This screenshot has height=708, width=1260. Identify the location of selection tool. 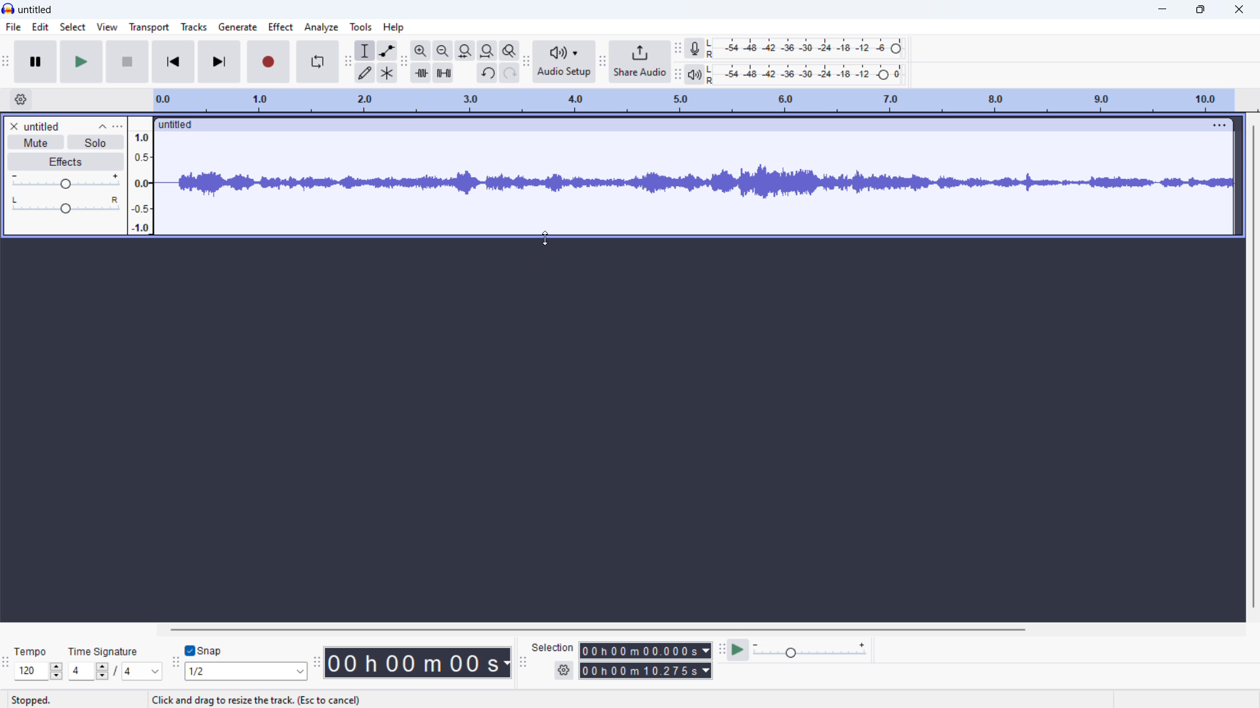
(366, 50).